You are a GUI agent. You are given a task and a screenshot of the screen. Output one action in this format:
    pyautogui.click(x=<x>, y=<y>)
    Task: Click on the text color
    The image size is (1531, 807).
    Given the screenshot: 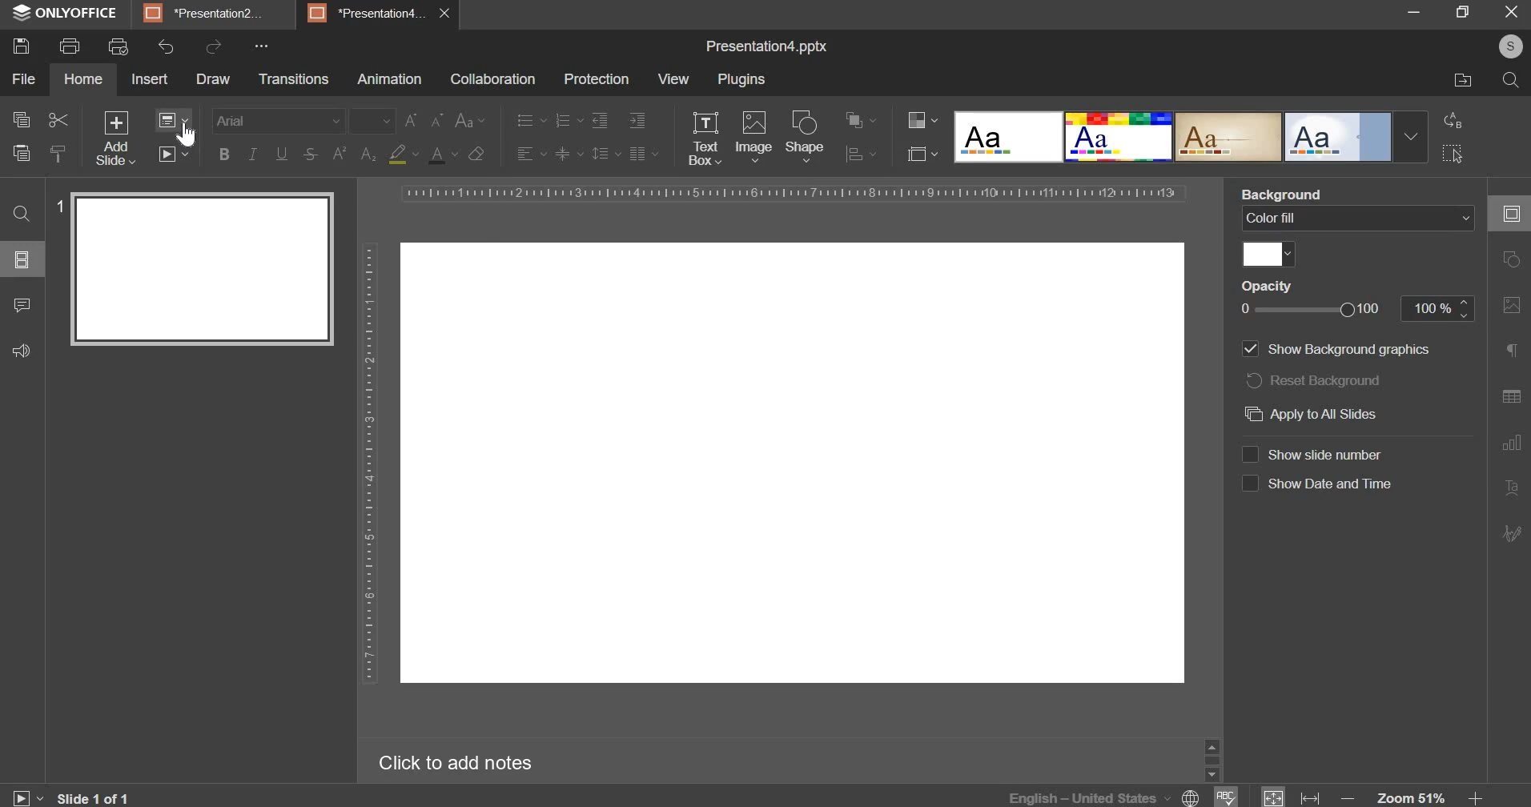 What is the action you would take?
    pyautogui.click(x=442, y=155)
    